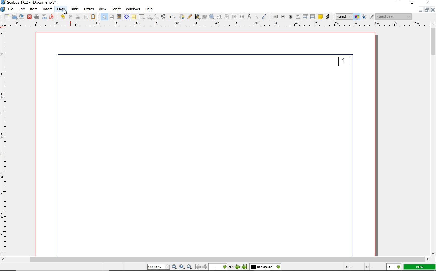 The image size is (436, 271). I want to click on select current page, so click(221, 267).